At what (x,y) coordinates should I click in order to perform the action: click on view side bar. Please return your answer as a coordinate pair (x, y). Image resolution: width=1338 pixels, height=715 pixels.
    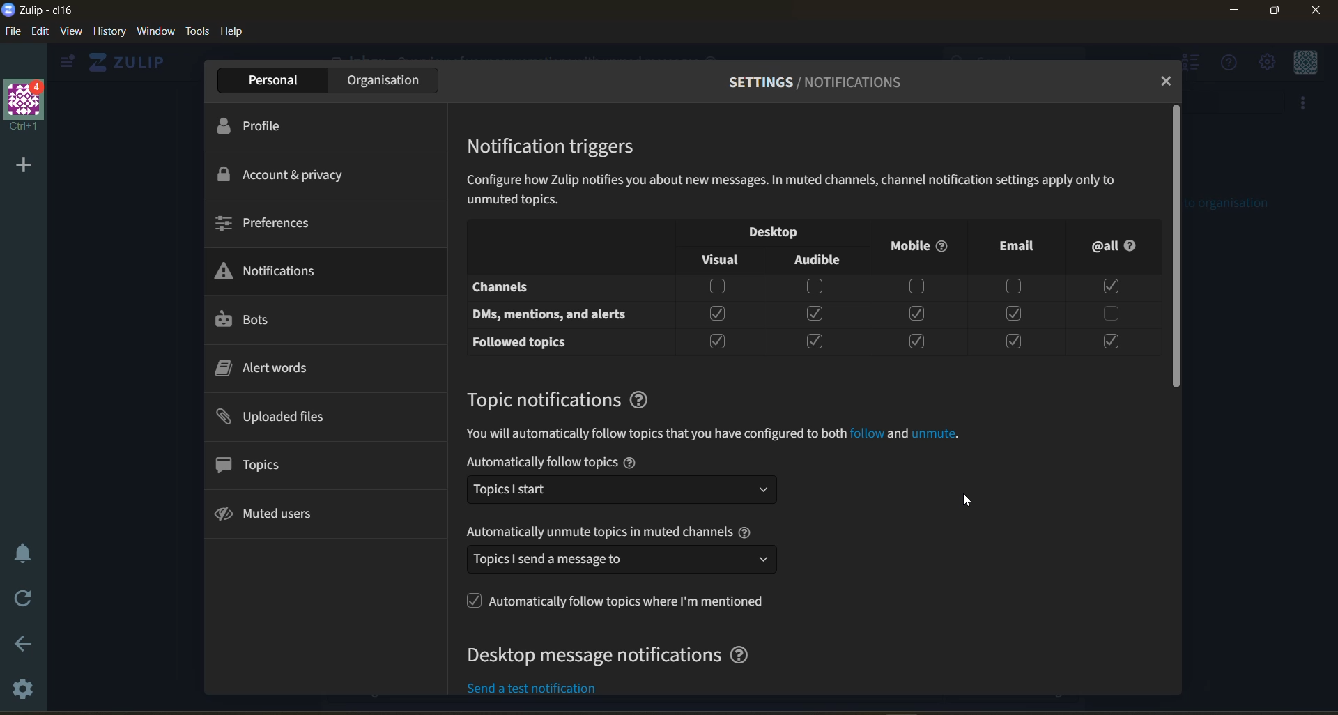
    Looking at the image, I should click on (70, 63).